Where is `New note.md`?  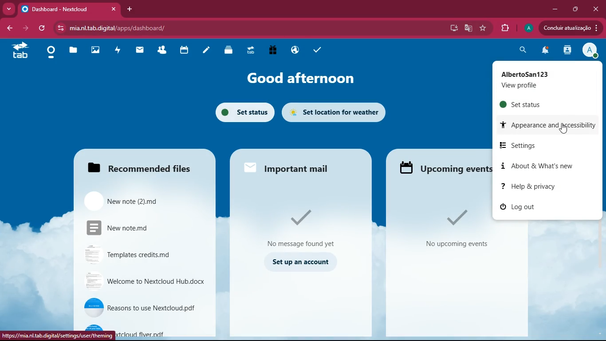 New note.md is located at coordinates (118, 228).